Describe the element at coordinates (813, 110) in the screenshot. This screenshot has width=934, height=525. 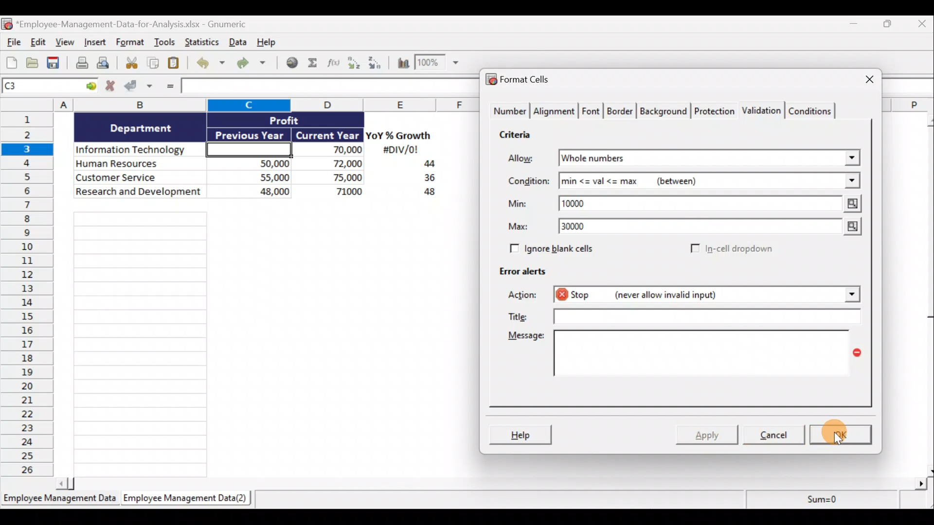
I see `Conditions` at that location.